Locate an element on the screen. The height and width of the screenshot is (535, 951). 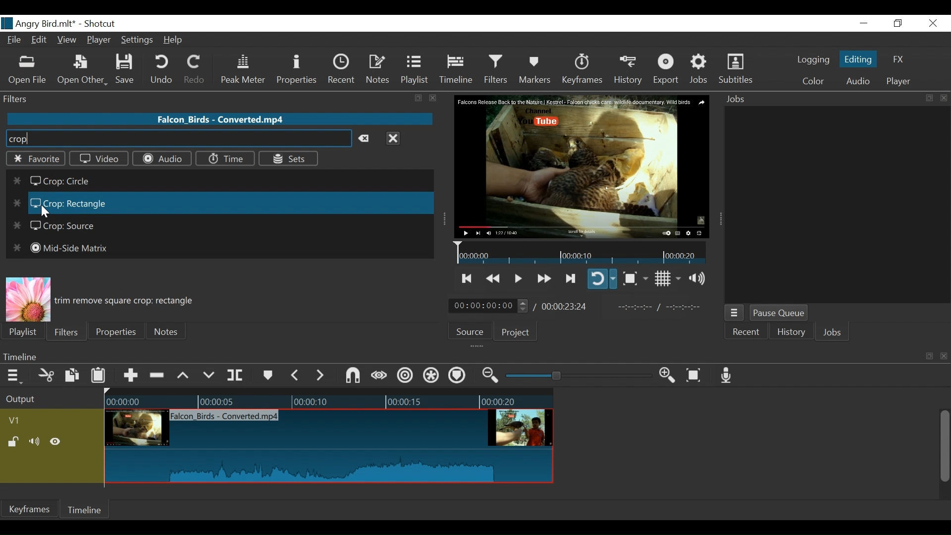
Output is located at coordinates (50, 400).